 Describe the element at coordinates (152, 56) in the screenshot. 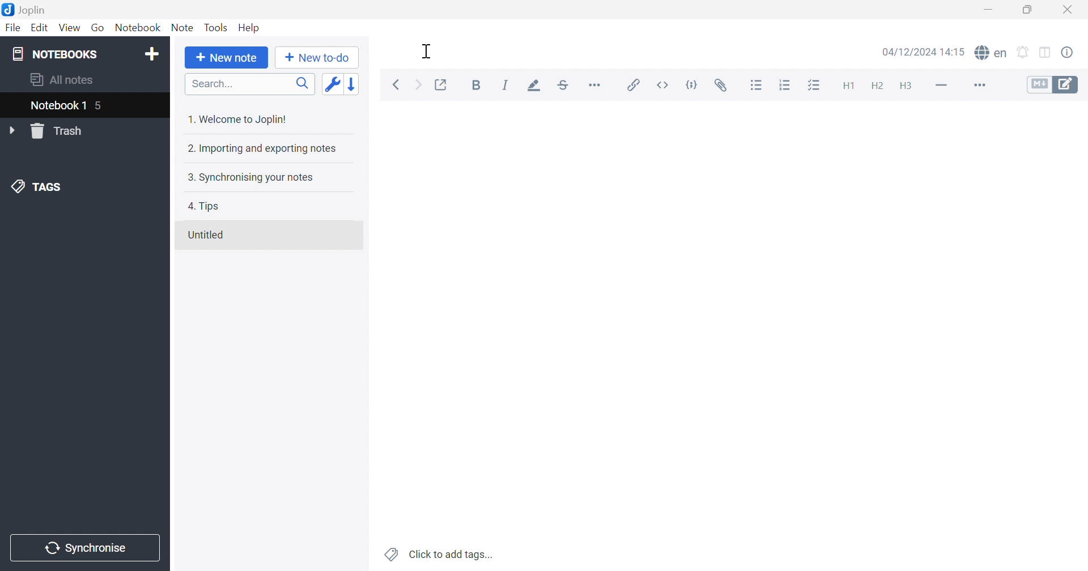

I see `Add notebook` at that location.